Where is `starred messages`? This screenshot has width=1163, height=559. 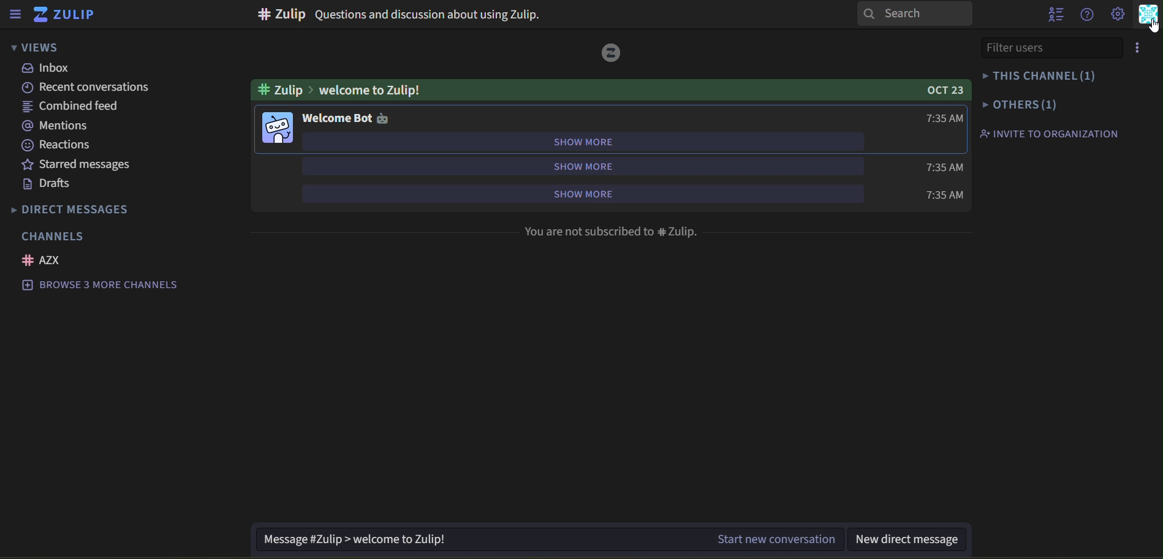
starred messages is located at coordinates (94, 165).